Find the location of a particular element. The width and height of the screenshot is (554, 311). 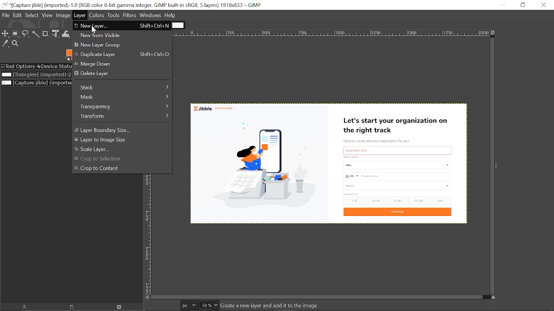

Navigate this window is located at coordinates (492, 297).